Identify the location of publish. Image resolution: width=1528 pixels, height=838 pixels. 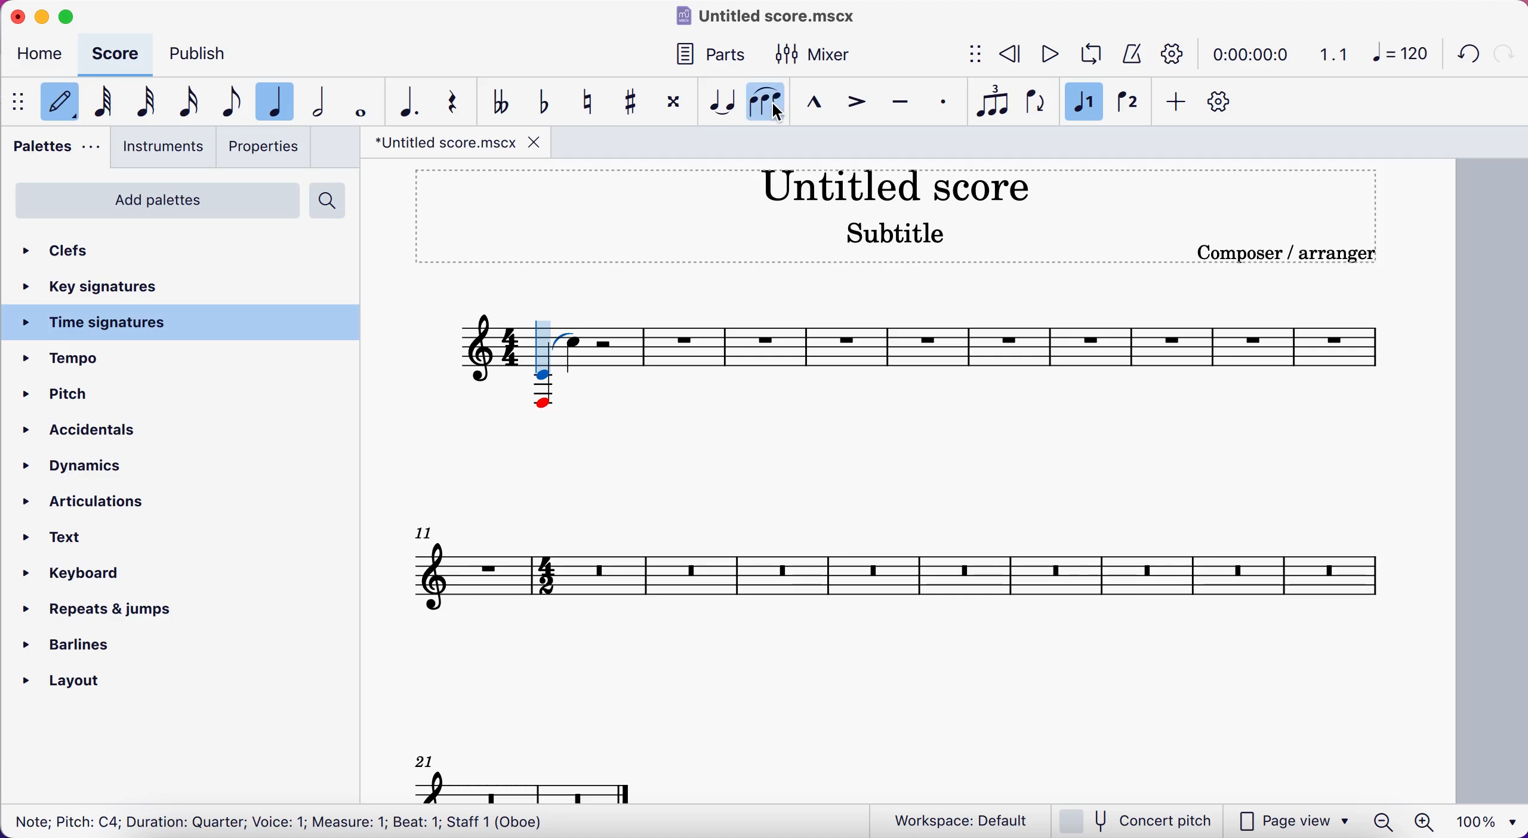
(204, 53).